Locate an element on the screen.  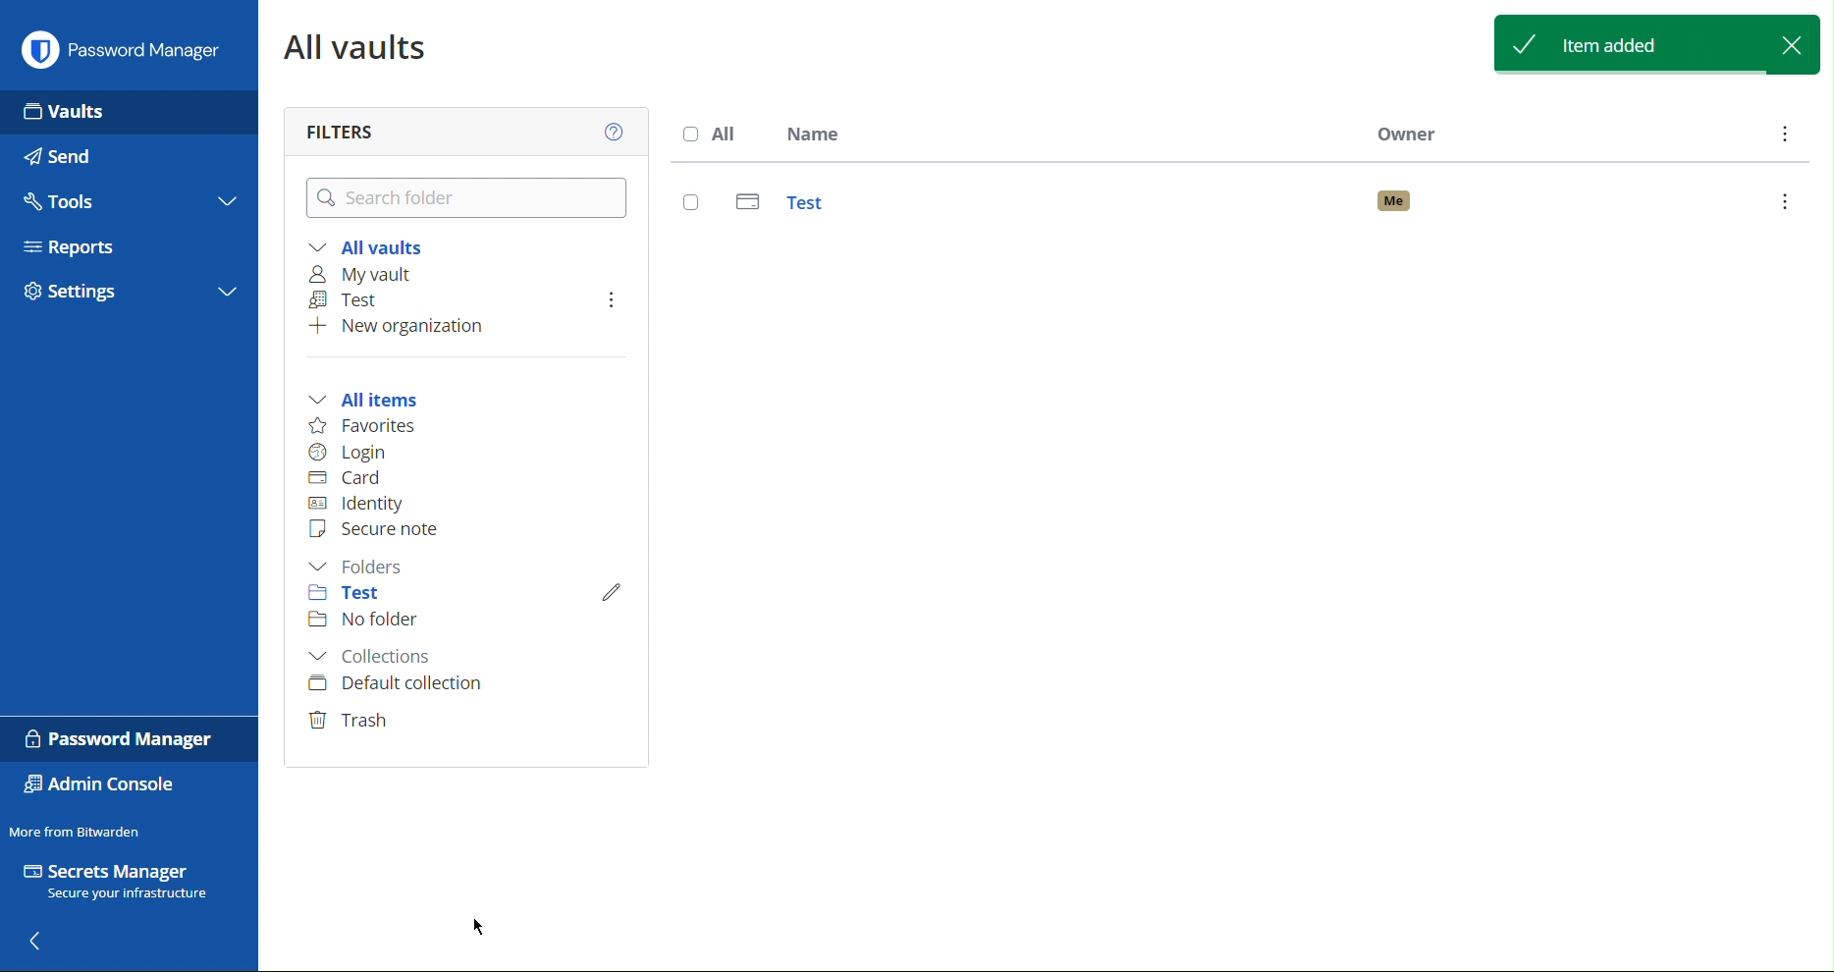
Folders is located at coordinates (360, 567).